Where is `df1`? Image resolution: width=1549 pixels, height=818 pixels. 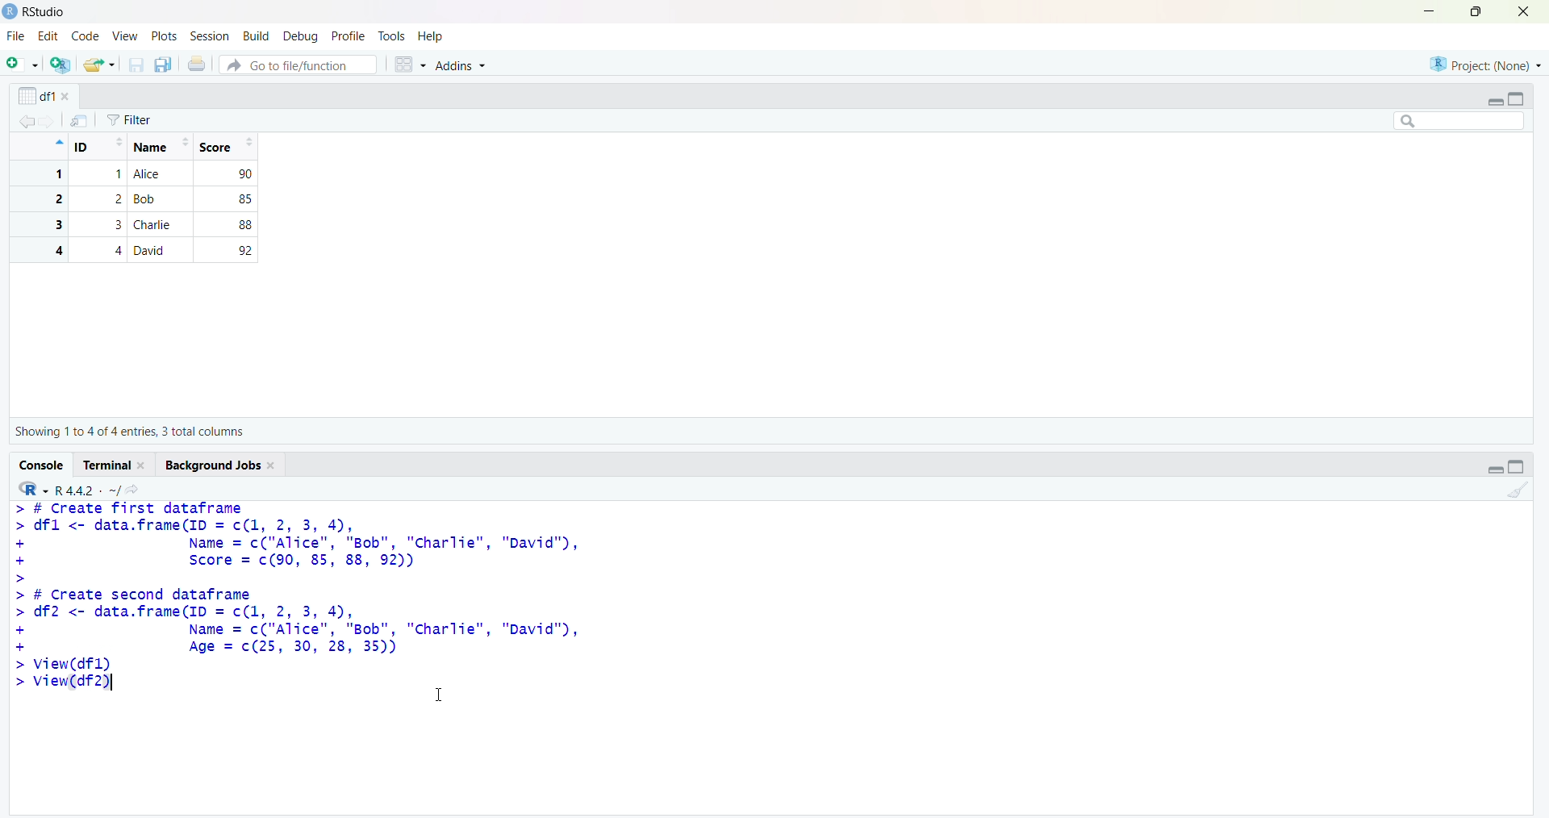 df1 is located at coordinates (36, 96).